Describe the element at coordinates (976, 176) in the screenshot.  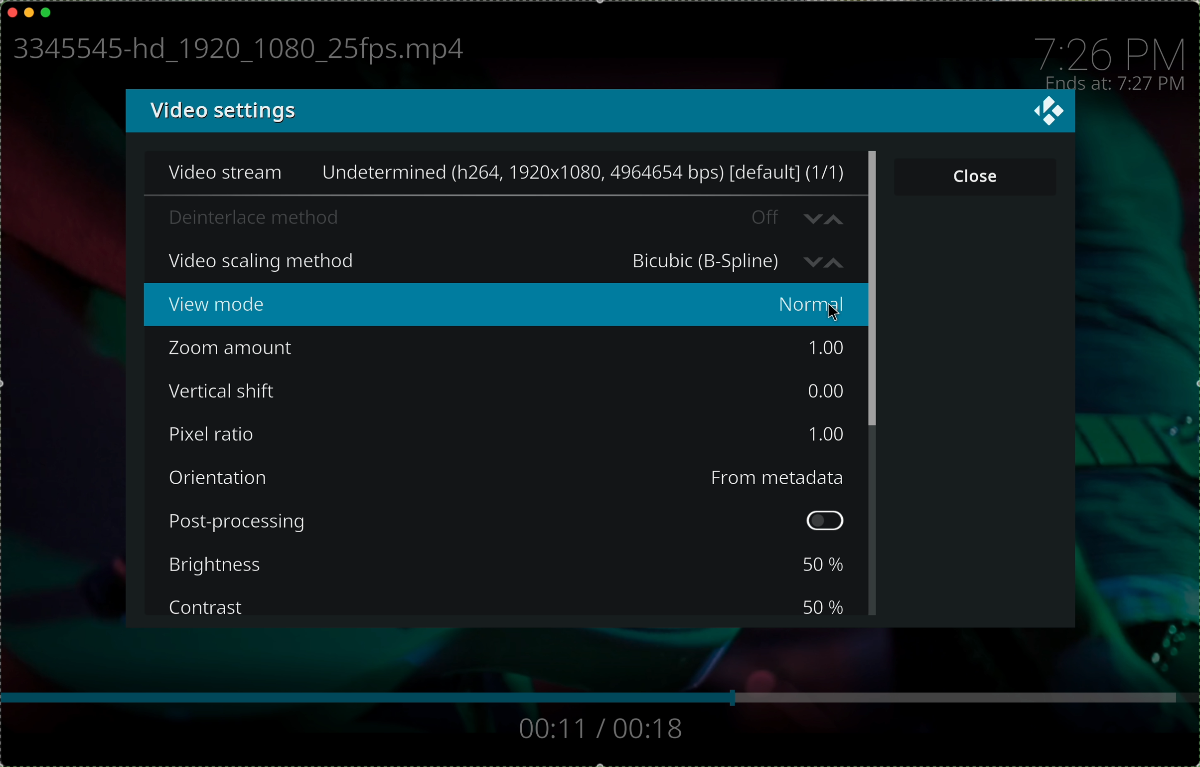
I see `close button` at that location.